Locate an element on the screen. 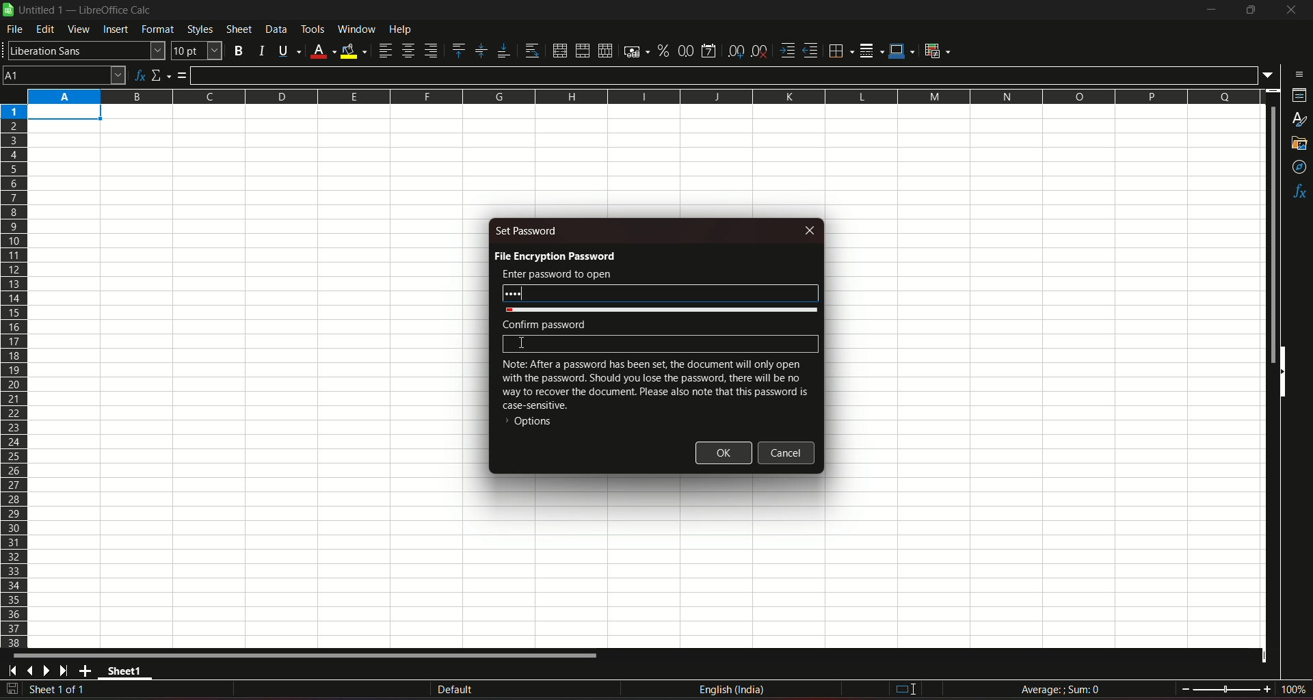 Image resolution: width=1313 pixels, height=700 pixels. unmerge cells is located at coordinates (605, 50).